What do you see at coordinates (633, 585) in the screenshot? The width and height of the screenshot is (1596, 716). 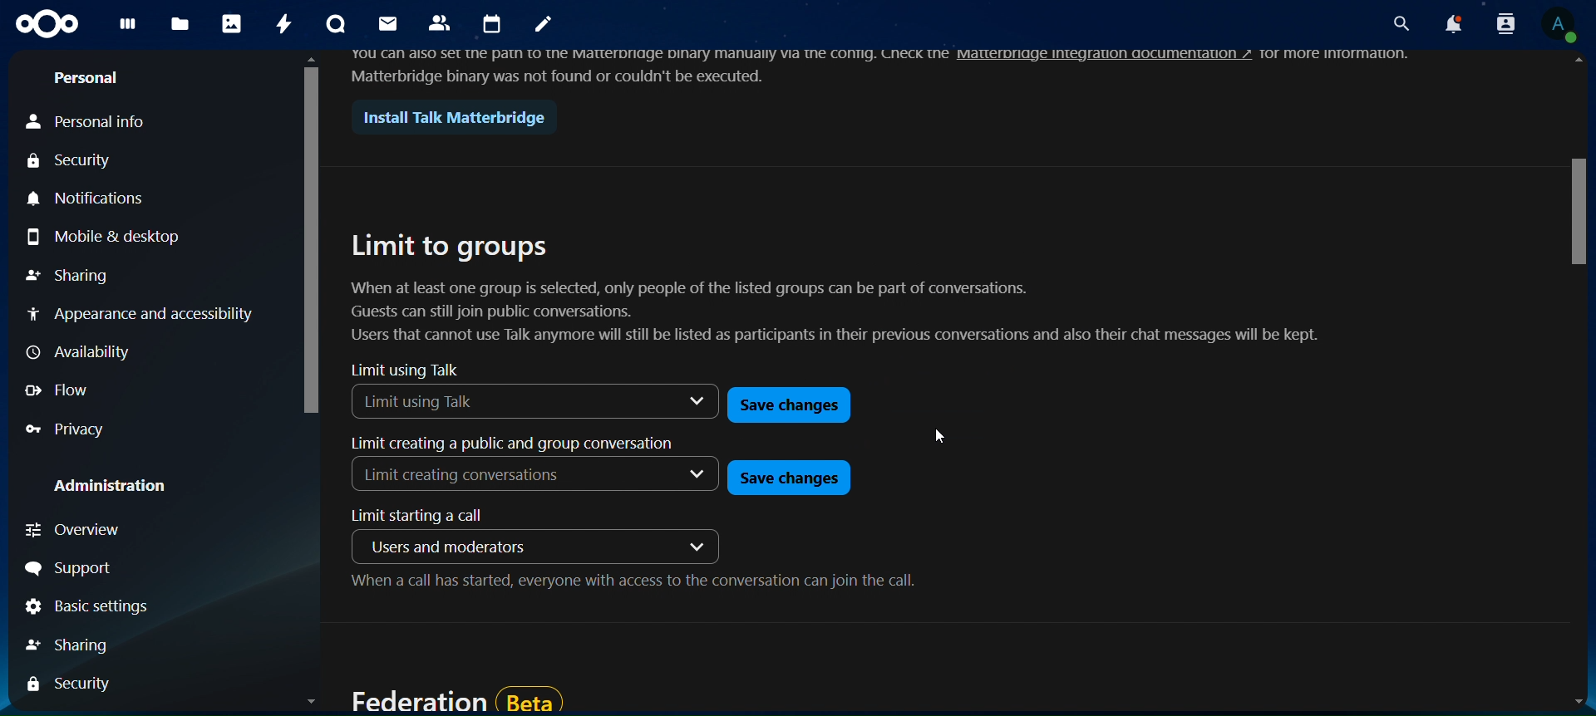 I see `When a call has started, everyone with access to the conversation can join the call.` at bounding box center [633, 585].